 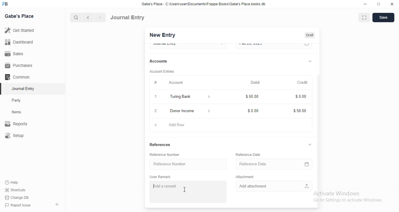 What do you see at coordinates (204, 4) in the screenshot?
I see `Gabe's Place - C\Users\userDocuments Frappe Books\Gabe's Place books db.` at bounding box center [204, 4].